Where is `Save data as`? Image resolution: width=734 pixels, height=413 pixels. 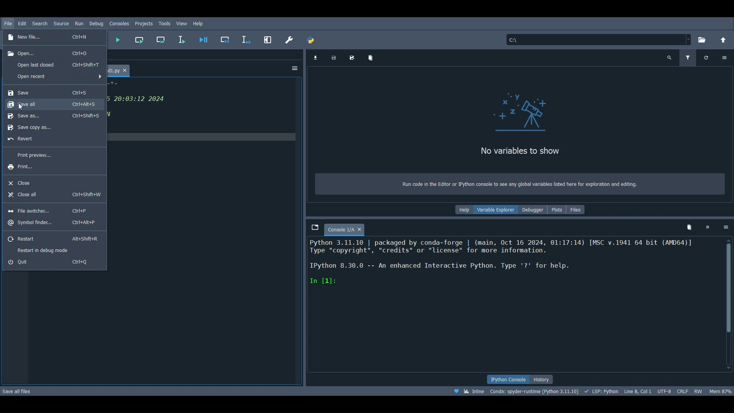
Save data as is located at coordinates (354, 56).